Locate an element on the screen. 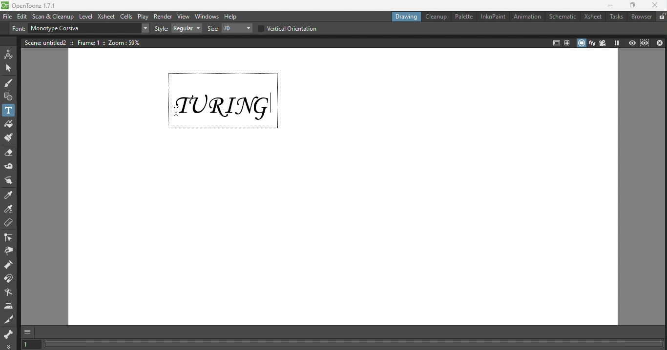 The image size is (667, 350). Selection tool is located at coordinates (9, 69).